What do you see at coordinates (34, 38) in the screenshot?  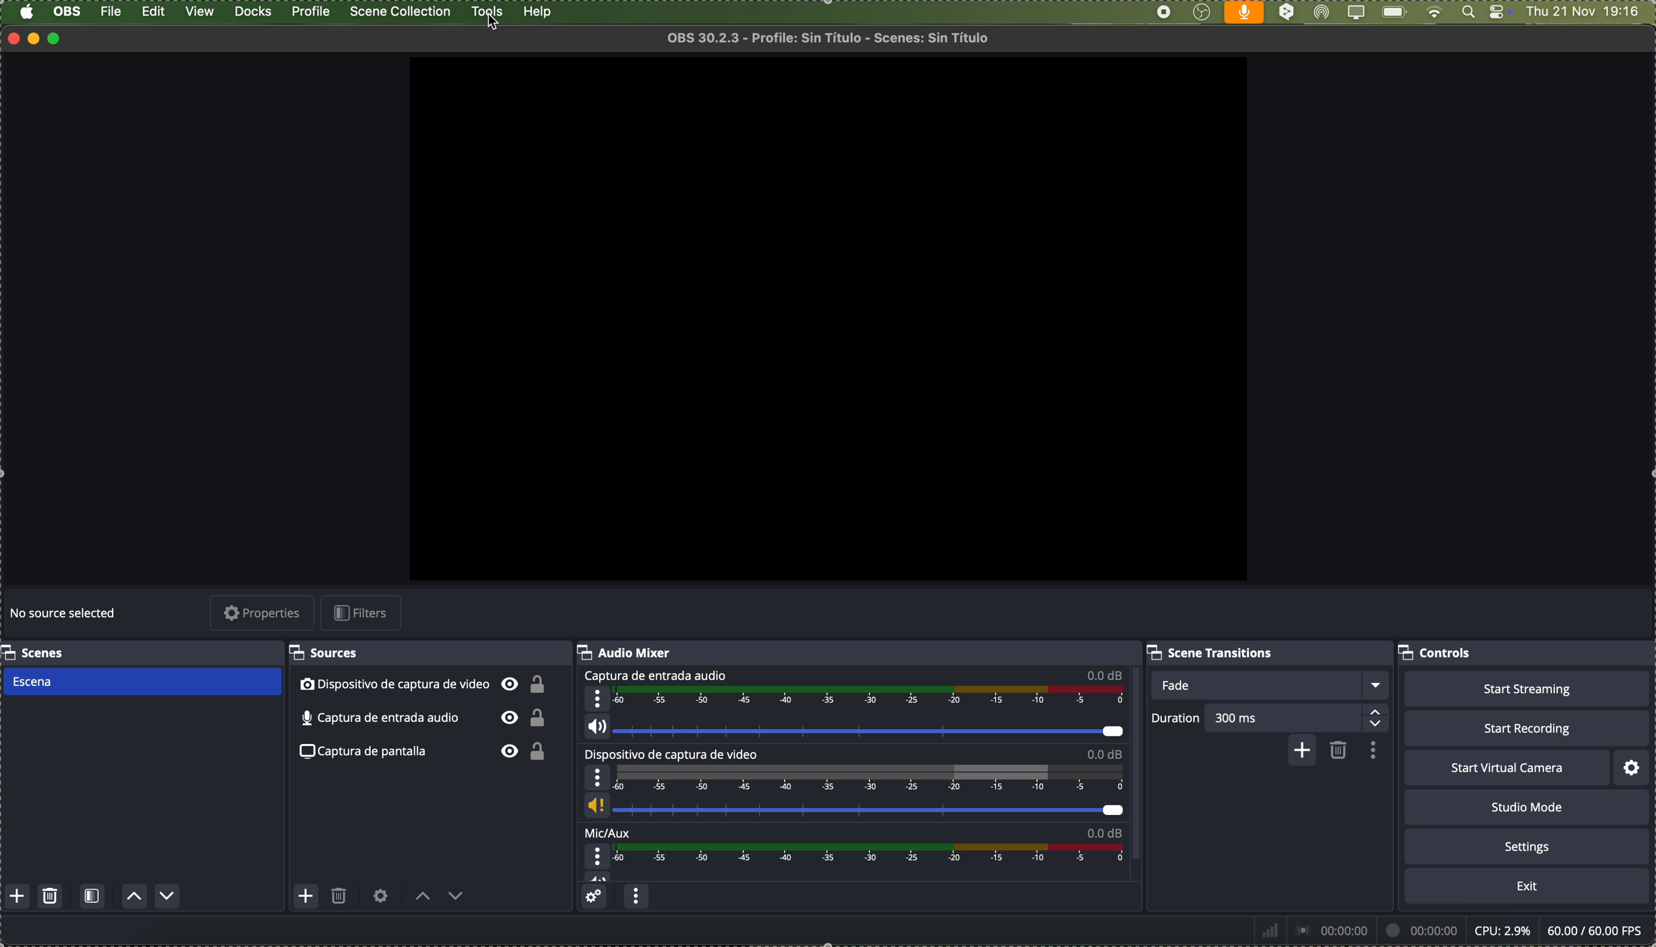 I see `minimize program` at bounding box center [34, 38].